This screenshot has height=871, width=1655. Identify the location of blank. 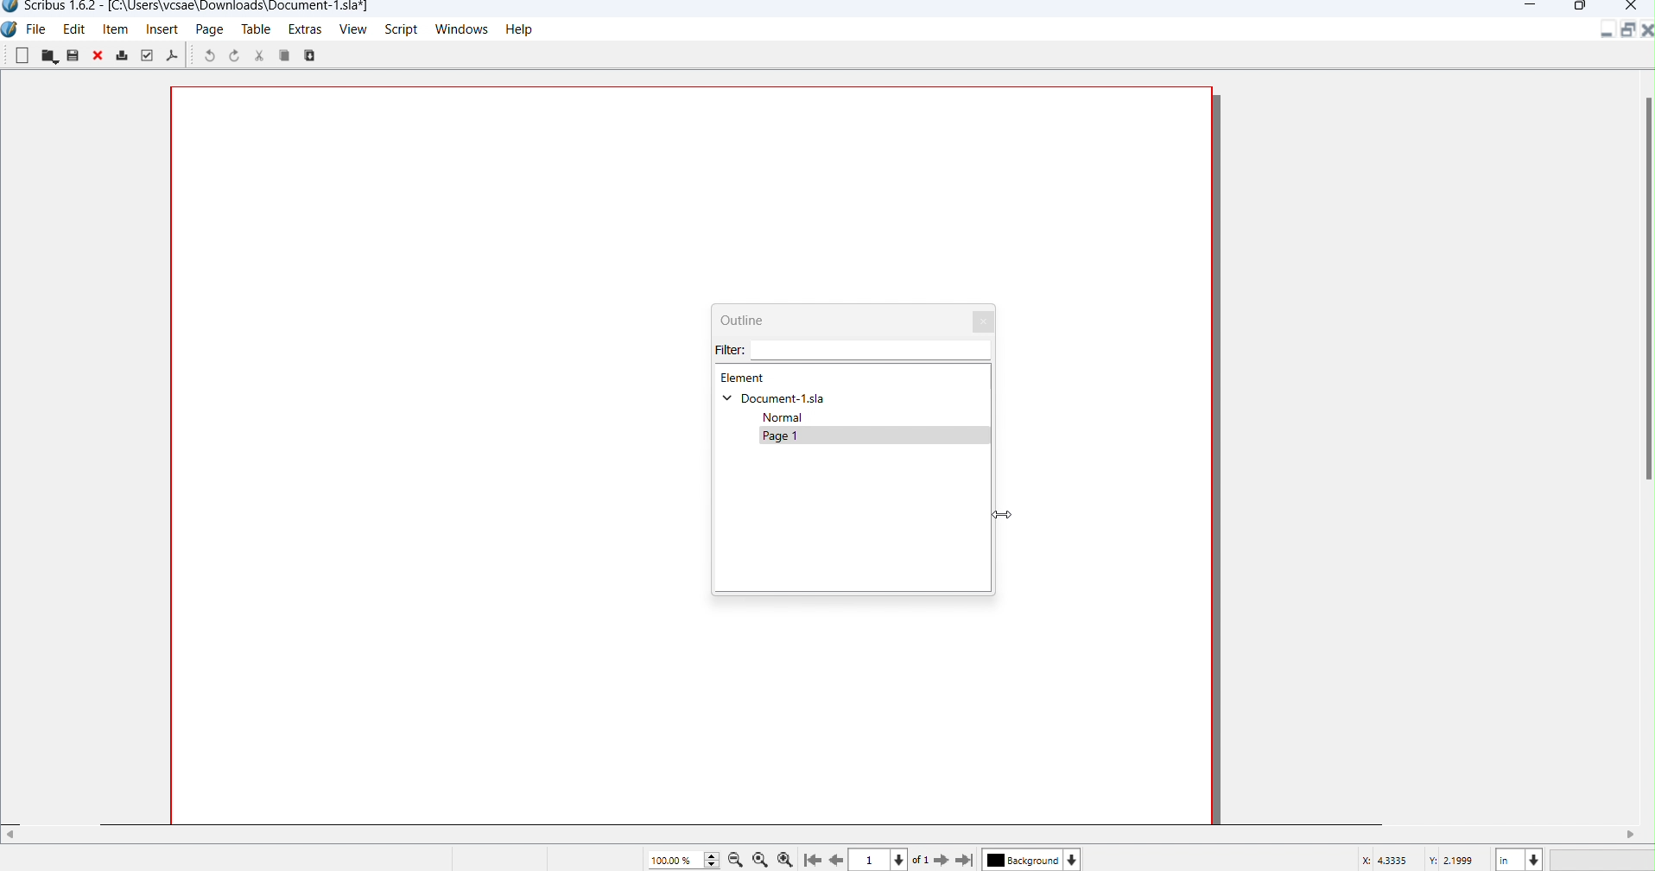
(22, 57).